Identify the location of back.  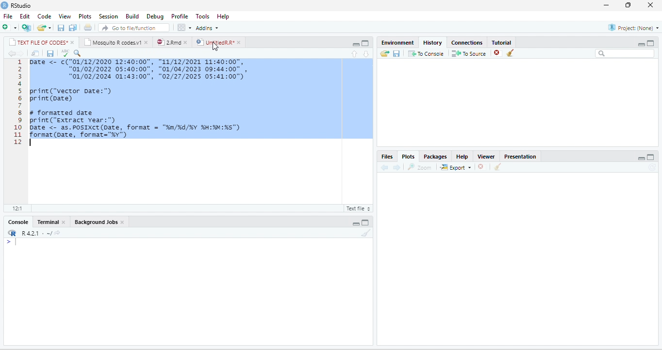
(11, 53).